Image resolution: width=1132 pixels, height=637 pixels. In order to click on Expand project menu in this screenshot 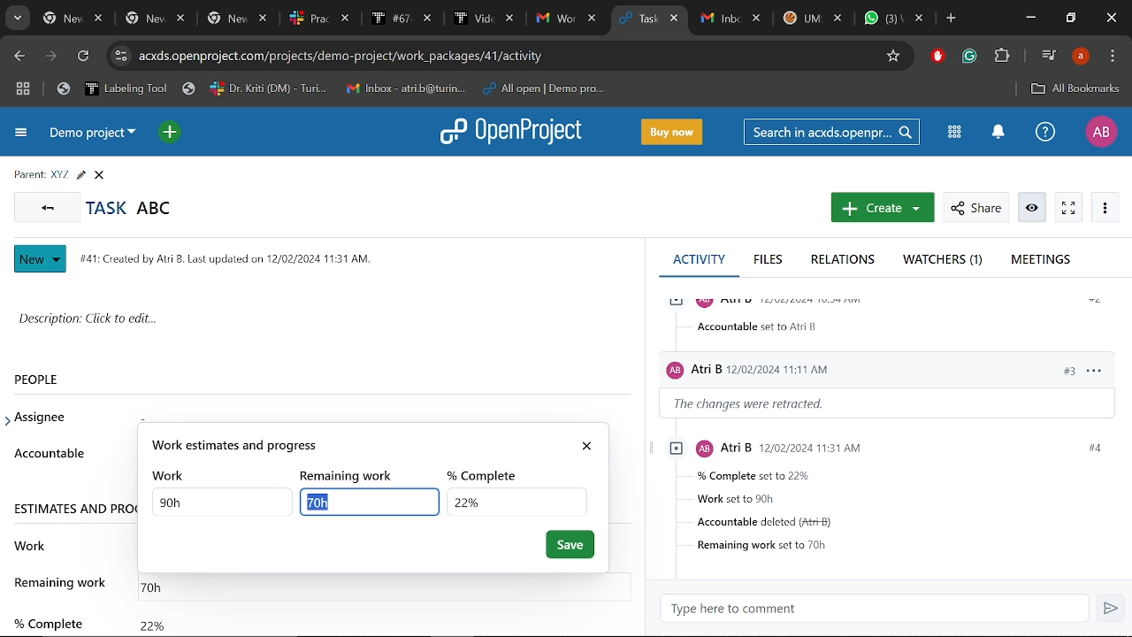, I will do `click(19, 134)`.